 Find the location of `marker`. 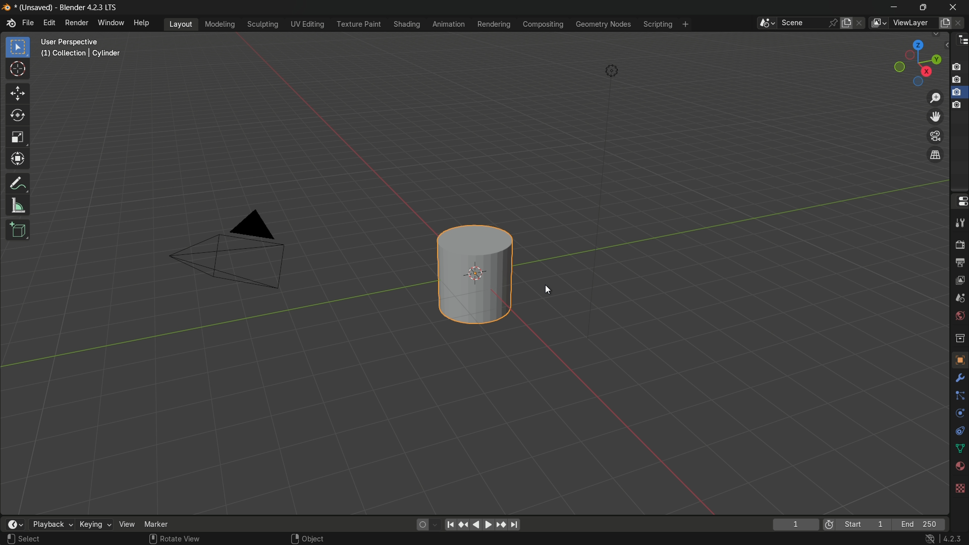

marker is located at coordinates (156, 524).